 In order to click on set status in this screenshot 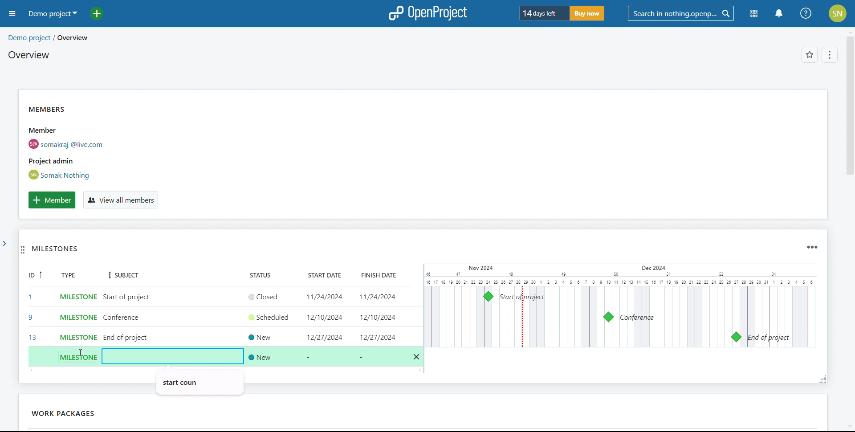, I will do `click(271, 325)`.